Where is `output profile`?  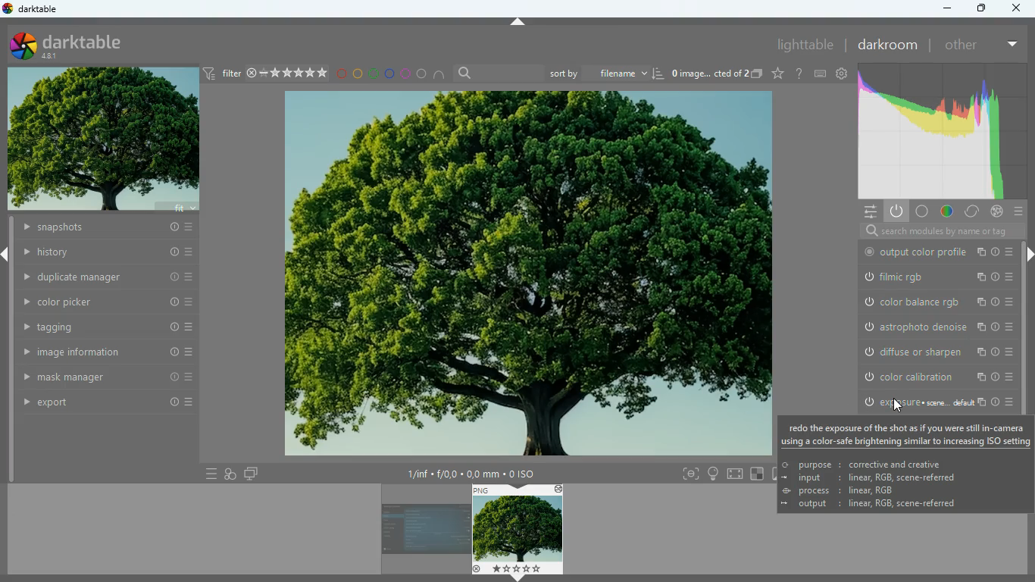 output profile is located at coordinates (937, 252).